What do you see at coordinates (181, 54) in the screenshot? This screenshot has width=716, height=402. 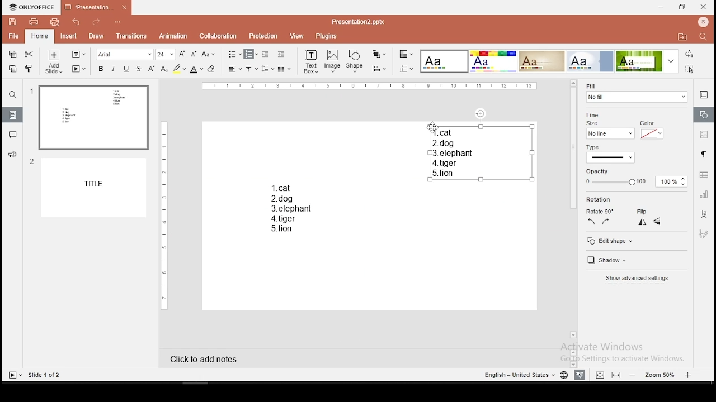 I see `increase font size` at bounding box center [181, 54].